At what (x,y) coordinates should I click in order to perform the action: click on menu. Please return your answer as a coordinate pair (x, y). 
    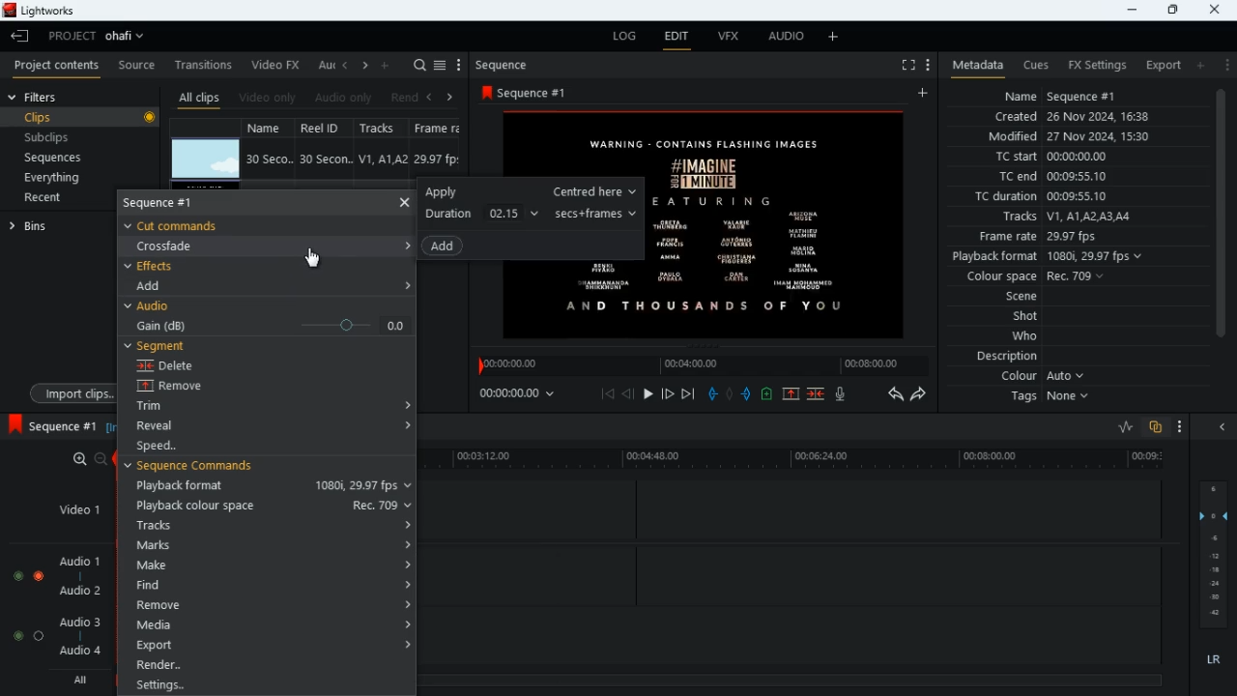
    Looking at the image, I should click on (459, 66).